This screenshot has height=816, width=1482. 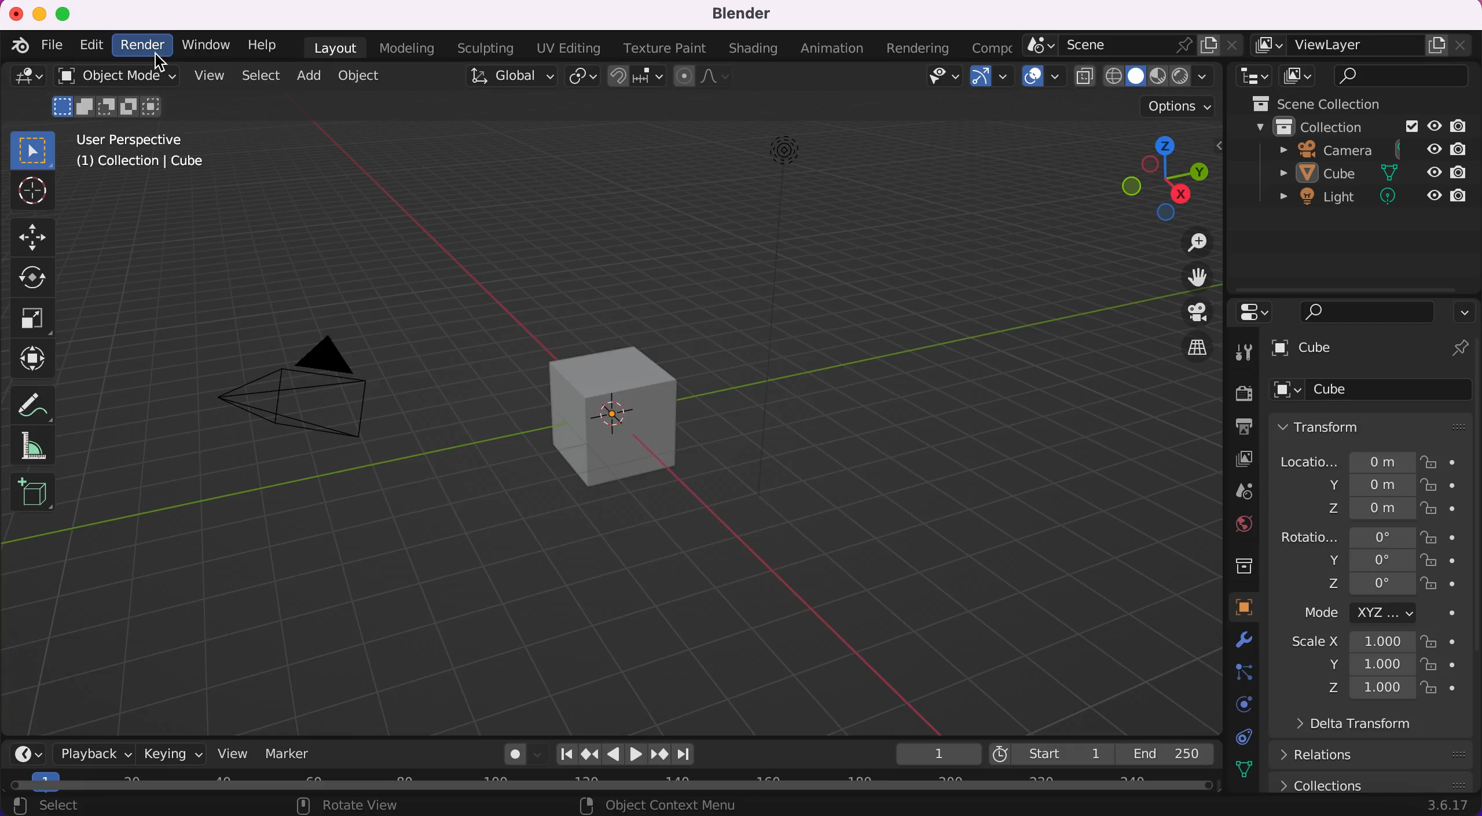 What do you see at coordinates (205, 45) in the screenshot?
I see `window` at bounding box center [205, 45].